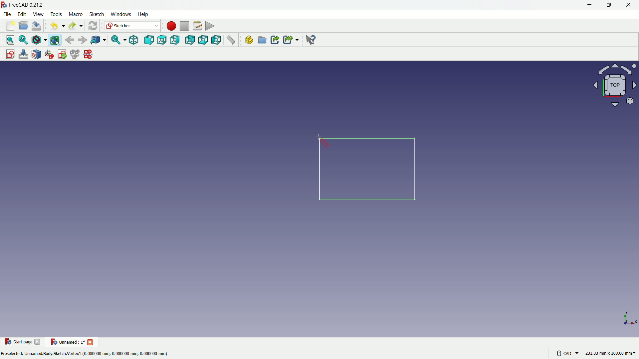  Describe the element at coordinates (566, 353) in the screenshot. I see `more settings` at that location.